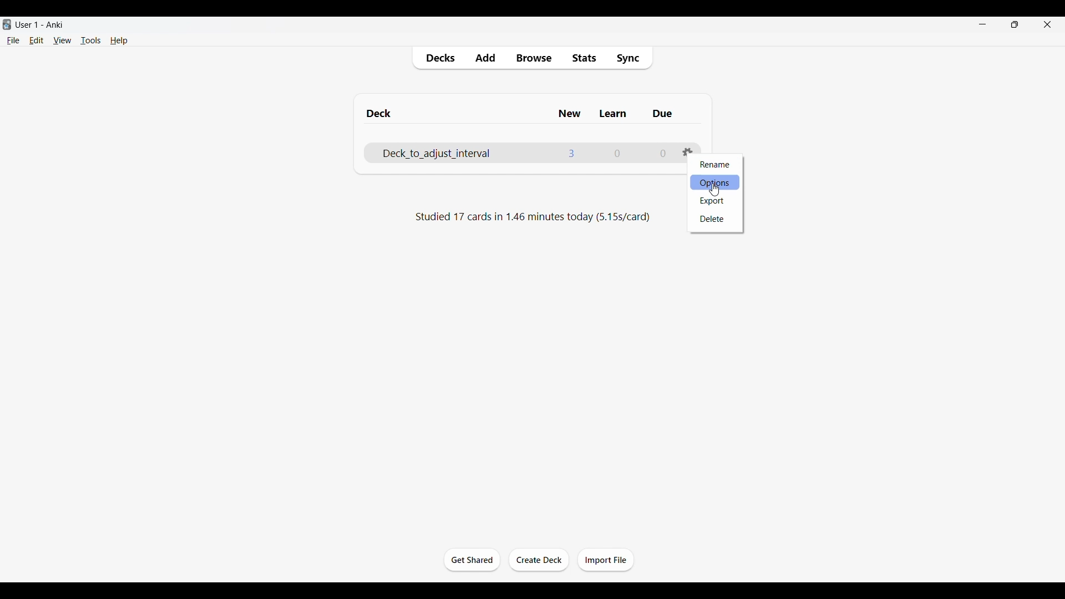  What do you see at coordinates (663, 153) in the screenshot?
I see `Number of due cards` at bounding box center [663, 153].